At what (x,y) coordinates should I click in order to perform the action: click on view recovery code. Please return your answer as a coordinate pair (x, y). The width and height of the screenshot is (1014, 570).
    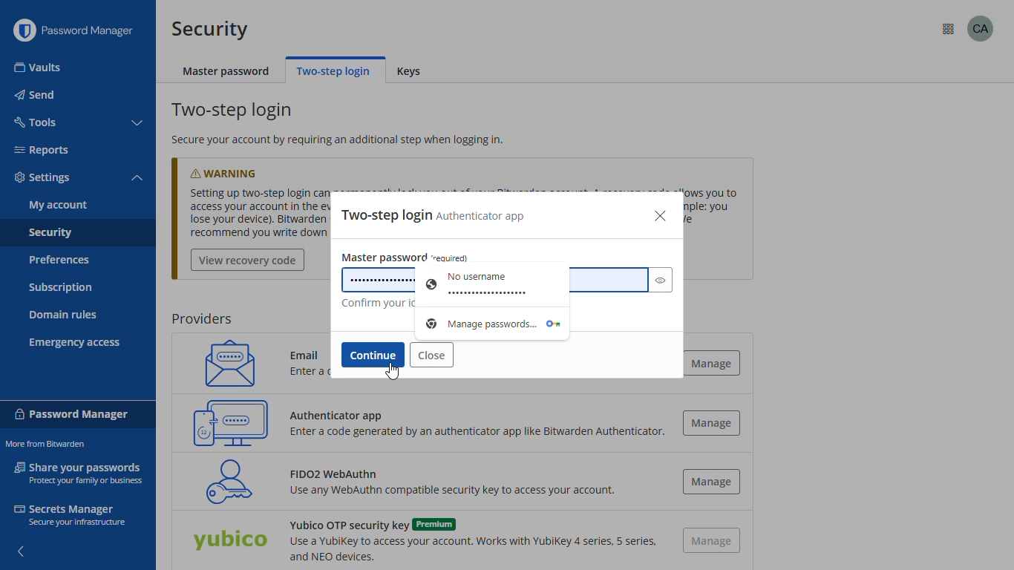
    Looking at the image, I should click on (248, 261).